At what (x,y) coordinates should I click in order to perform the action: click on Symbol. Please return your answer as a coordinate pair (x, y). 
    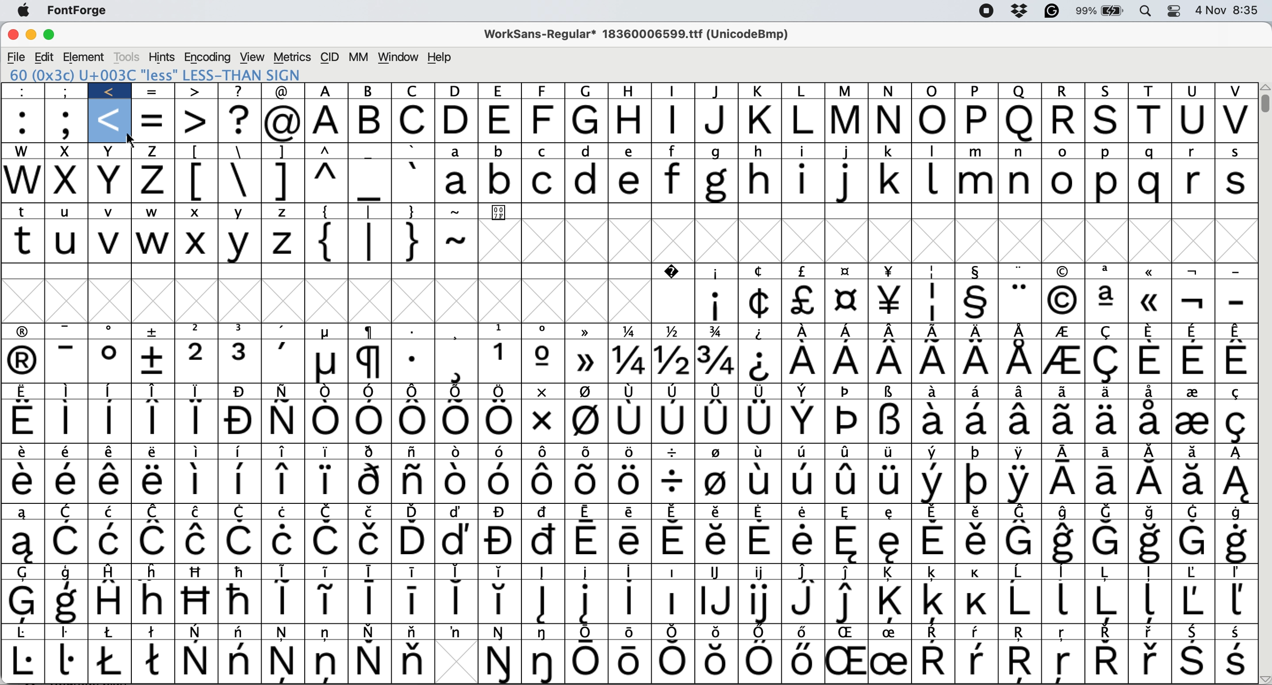
    Looking at the image, I should click on (977, 602).